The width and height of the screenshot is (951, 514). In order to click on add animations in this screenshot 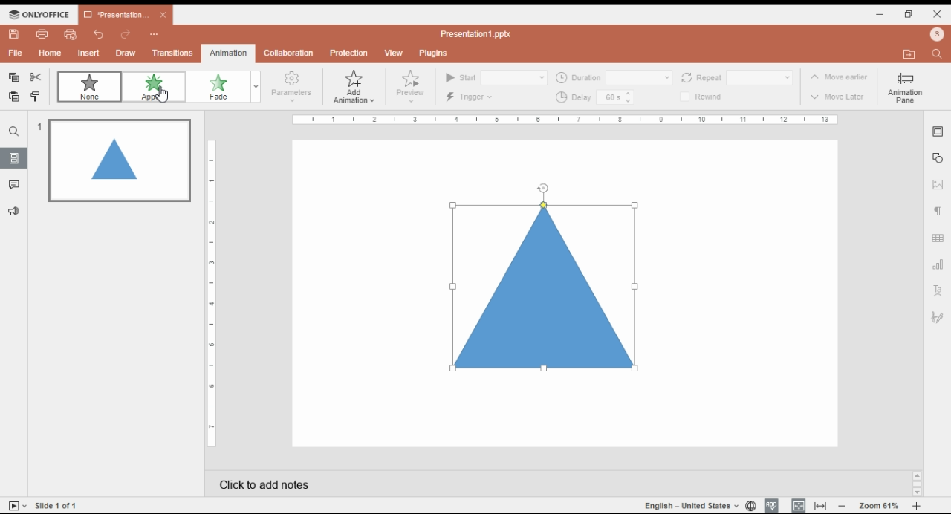, I will do `click(359, 89)`.